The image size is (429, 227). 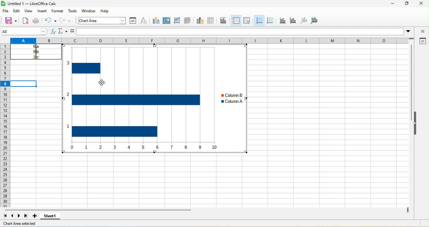 What do you see at coordinates (241, 32) in the screenshot?
I see `formular bar` at bounding box center [241, 32].